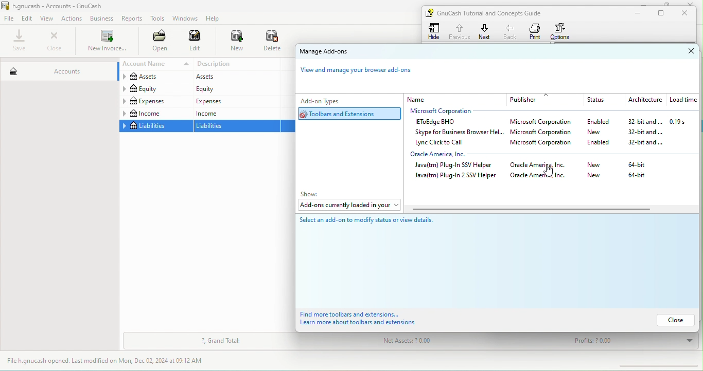 This screenshot has width=703, height=371. Describe the element at coordinates (602, 142) in the screenshot. I see `enabled` at that location.